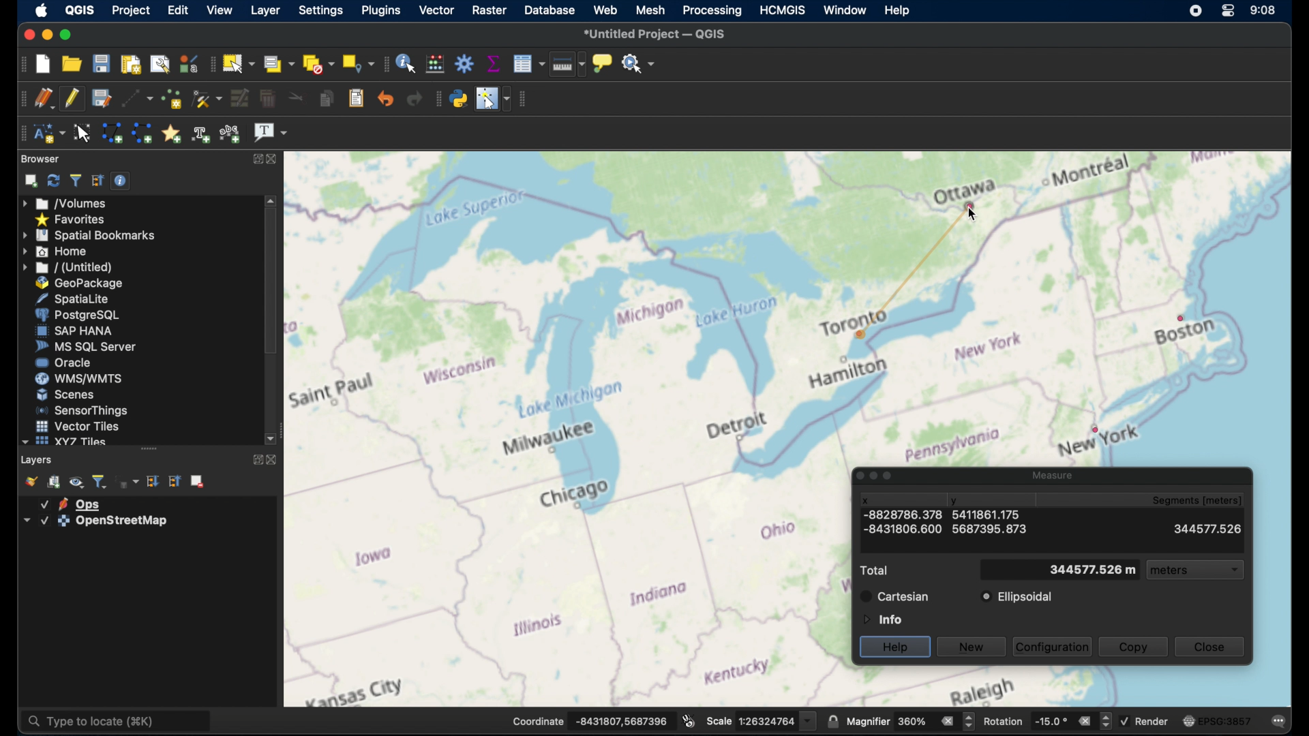  What do you see at coordinates (82, 410) in the screenshot?
I see `sensorthings` at bounding box center [82, 410].